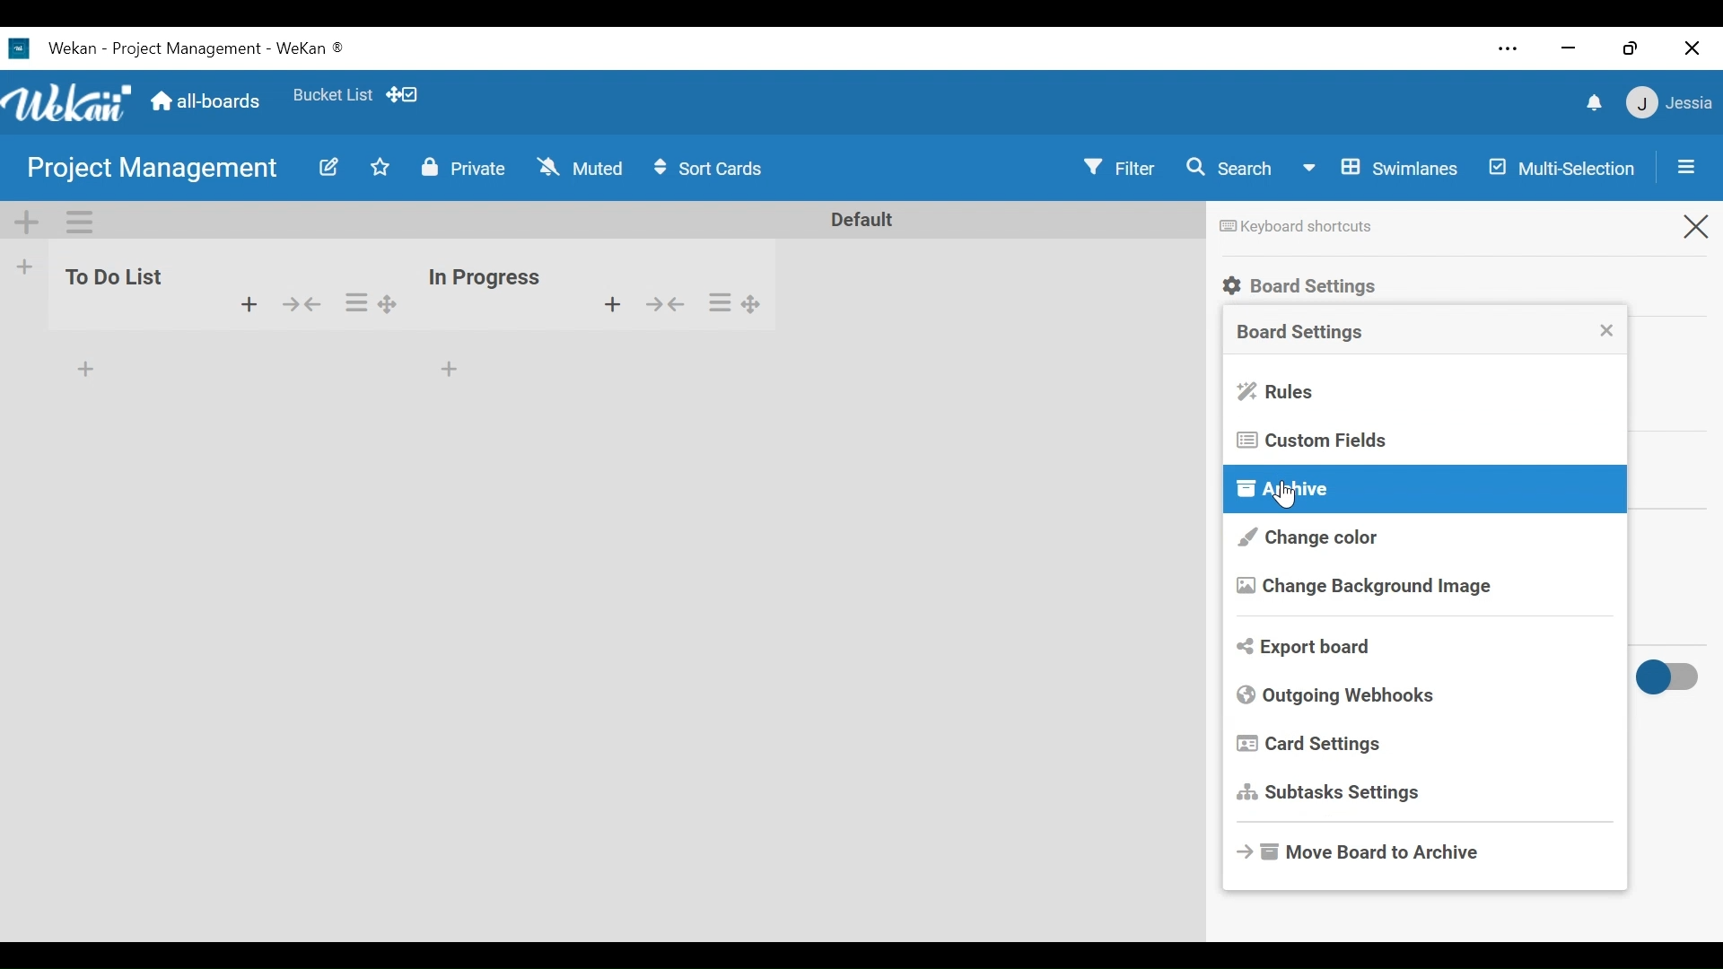  What do you see at coordinates (368, 299) in the screenshot?
I see `options` at bounding box center [368, 299].